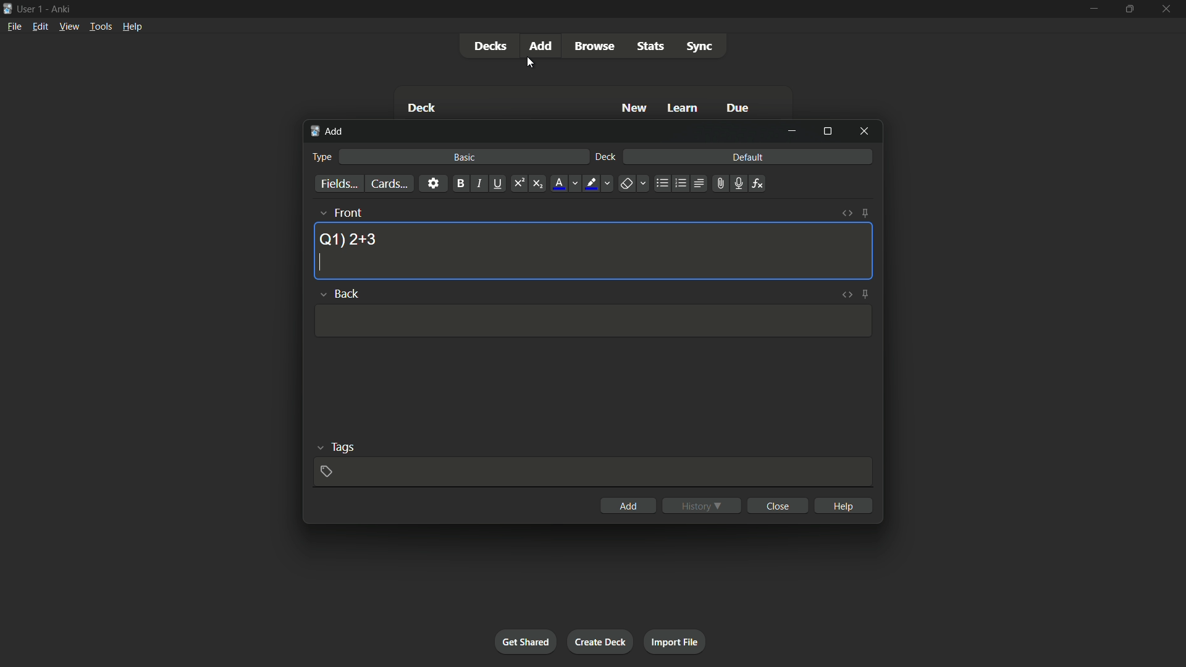 Image resolution: width=1186 pixels, height=667 pixels. What do you see at coordinates (41, 26) in the screenshot?
I see `edit menu` at bounding box center [41, 26].